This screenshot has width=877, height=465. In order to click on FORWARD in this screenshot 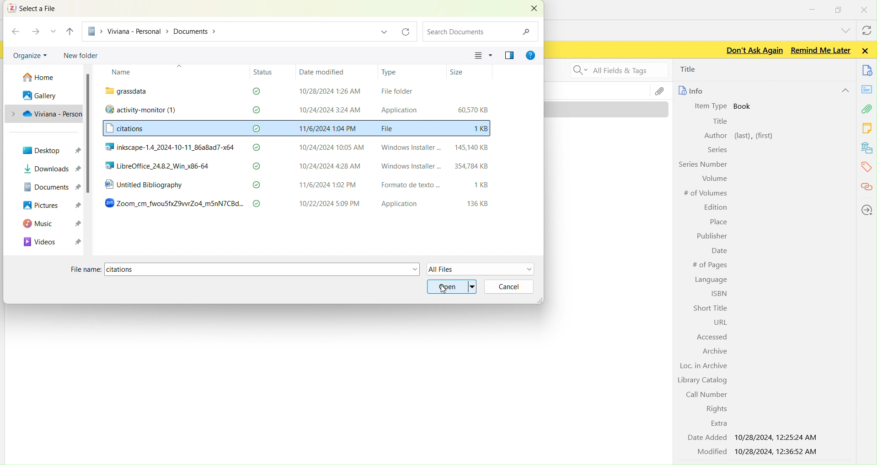, I will do `click(37, 33)`.